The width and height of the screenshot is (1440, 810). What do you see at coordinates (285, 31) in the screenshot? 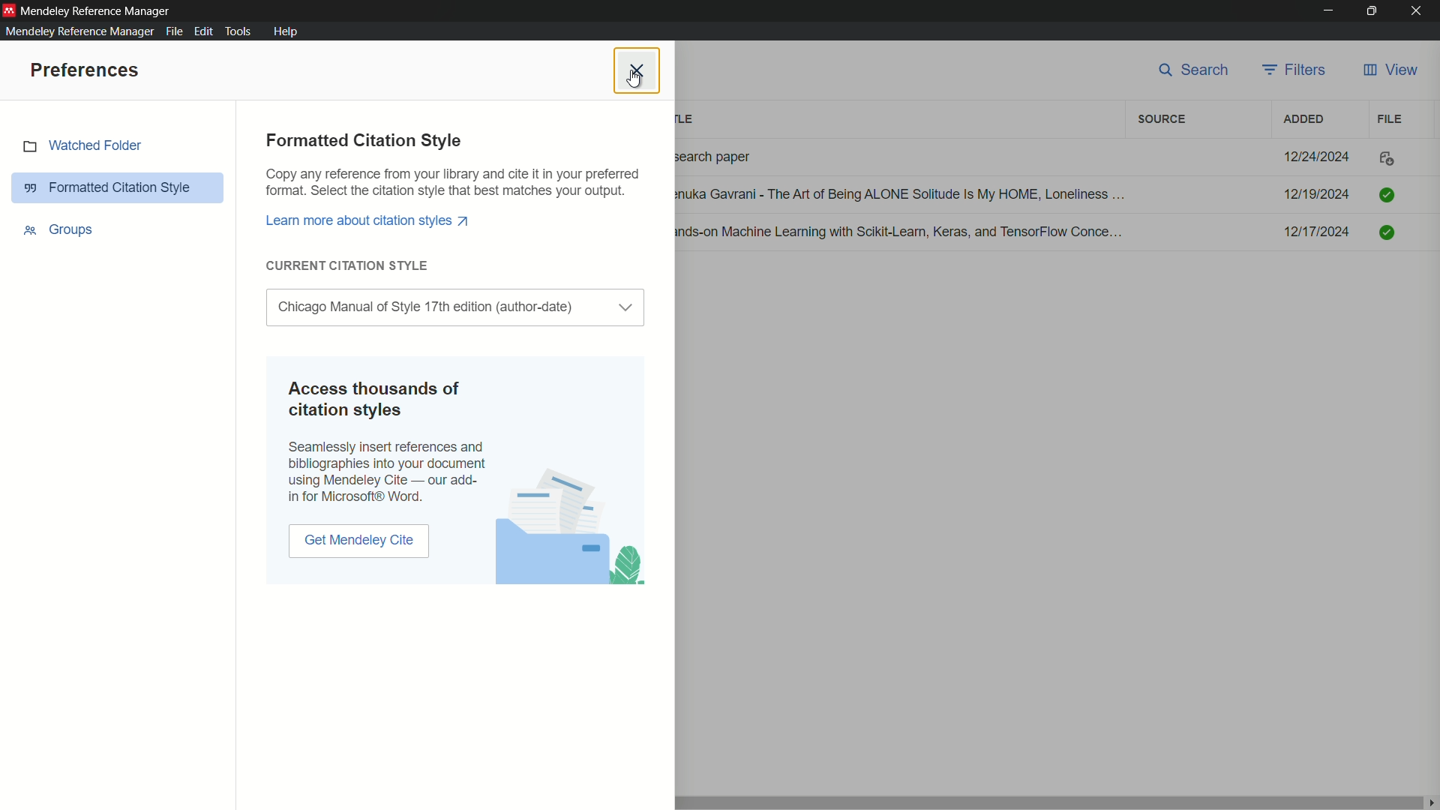
I see `help menu` at bounding box center [285, 31].